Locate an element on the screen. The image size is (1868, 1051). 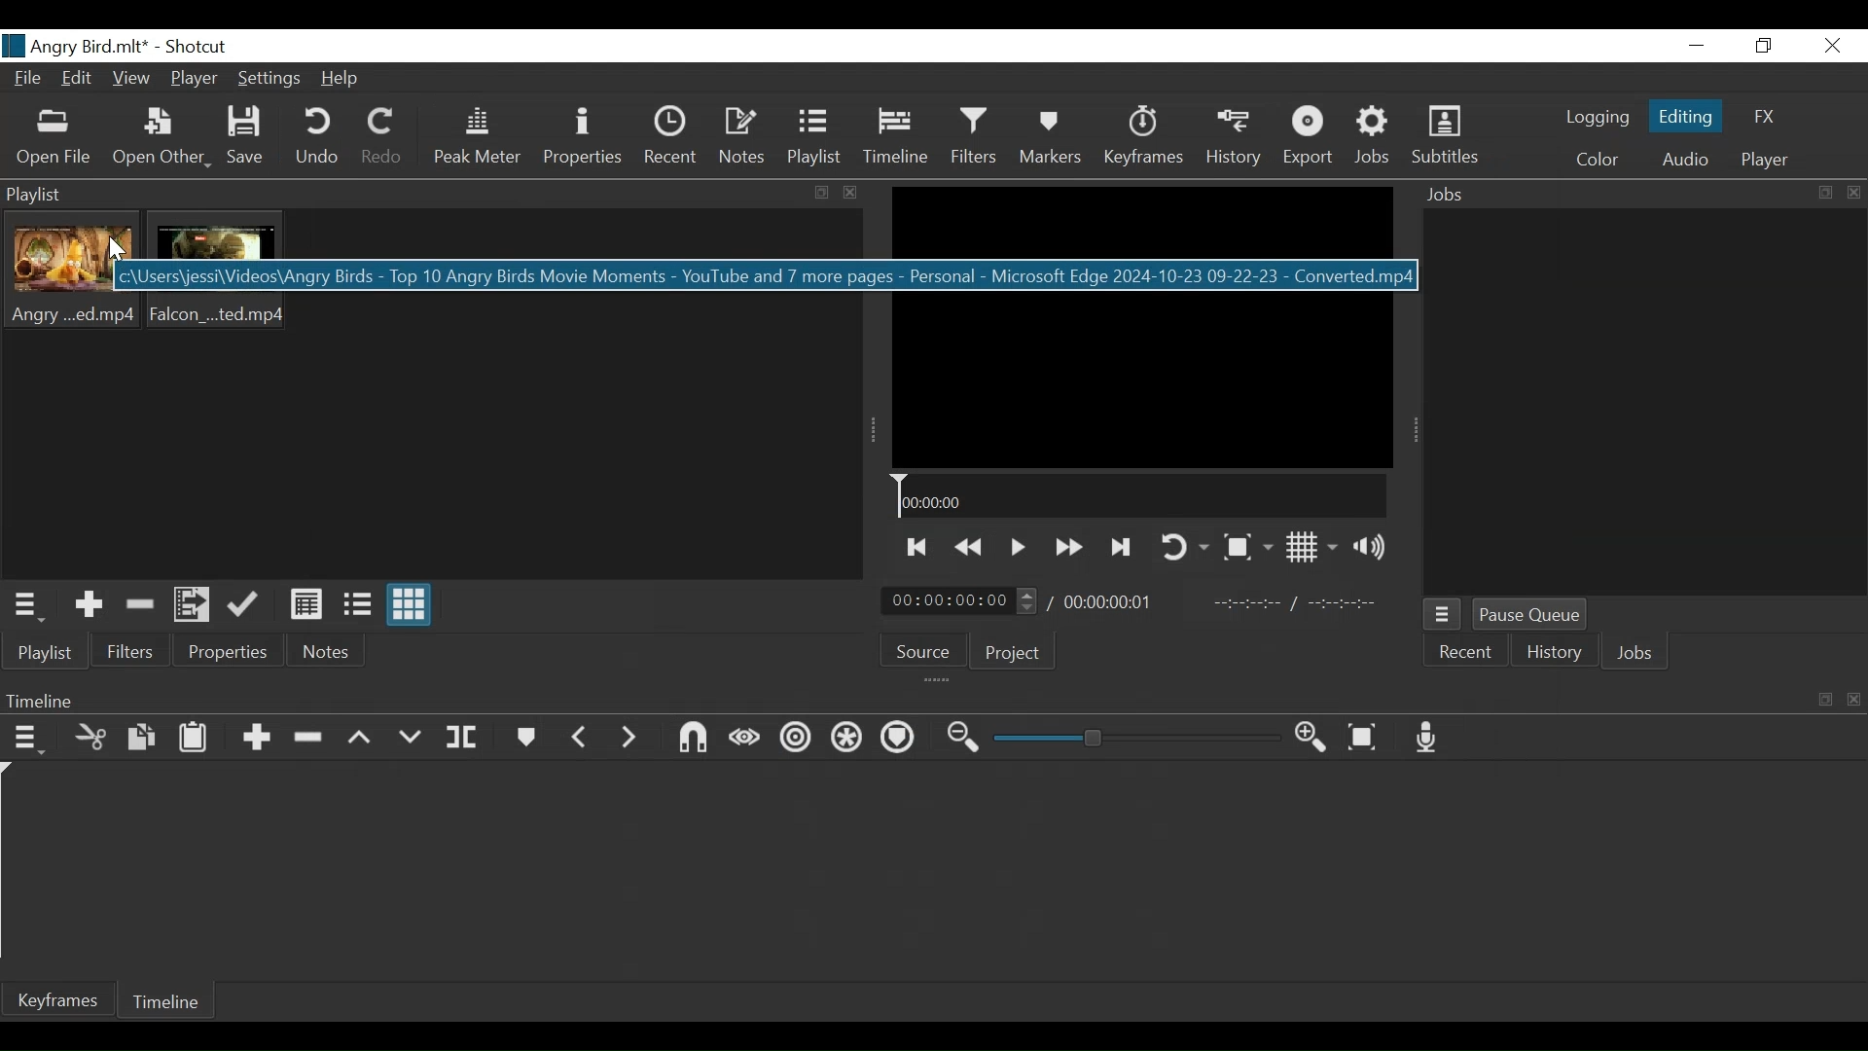
Export is located at coordinates (1310, 139).